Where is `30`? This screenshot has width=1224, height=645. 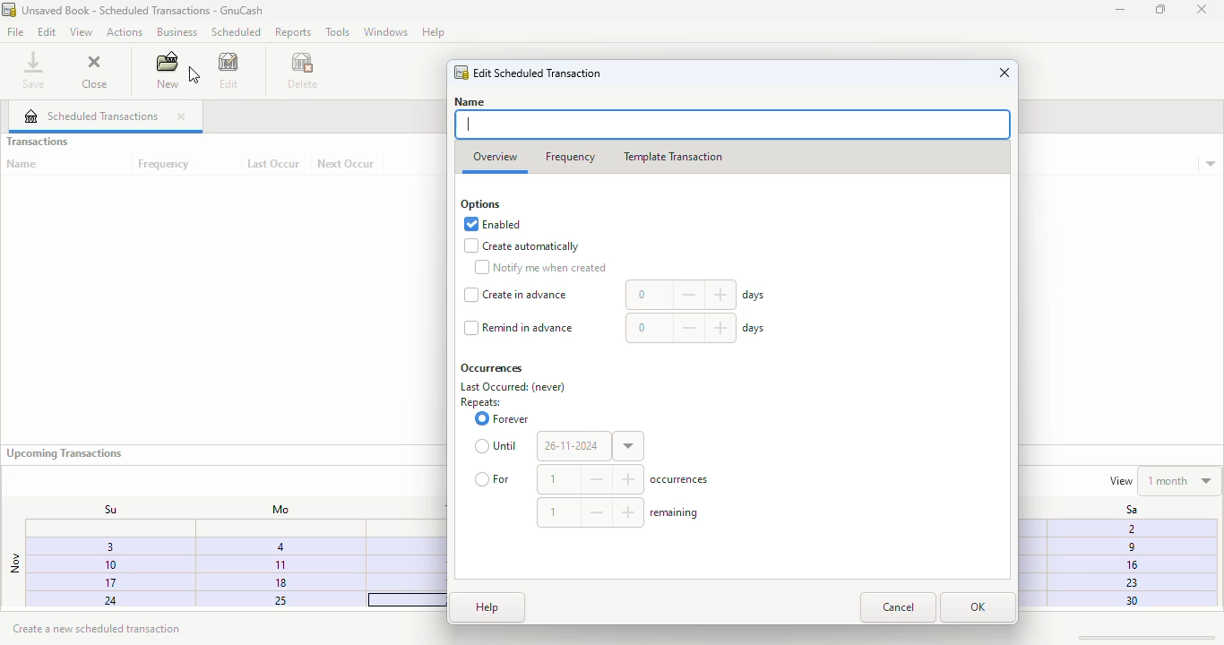
30 is located at coordinates (1129, 601).